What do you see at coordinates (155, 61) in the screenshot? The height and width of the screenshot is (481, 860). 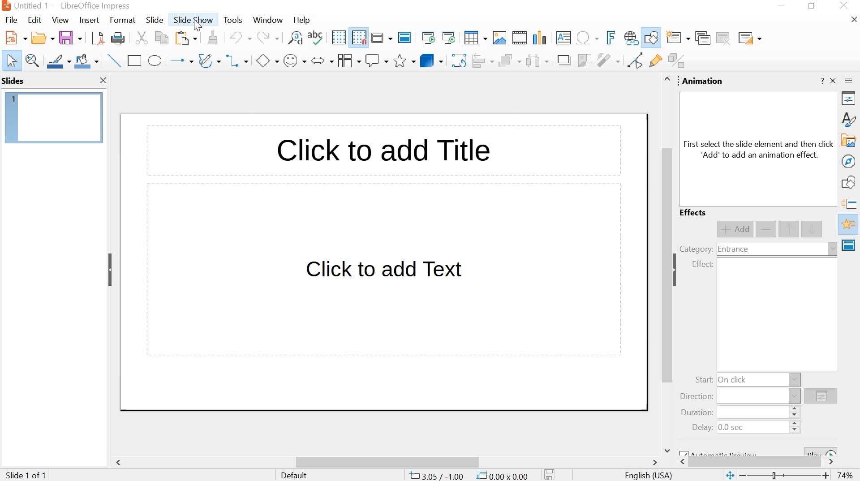 I see `ellipse` at bounding box center [155, 61].